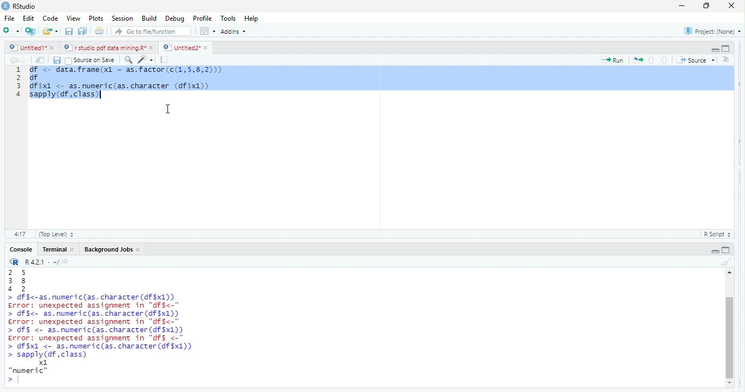  What do you see at coordinates (179, 48) in the screenshot?
I see `Untitied2` at bounding box center [179, 48].